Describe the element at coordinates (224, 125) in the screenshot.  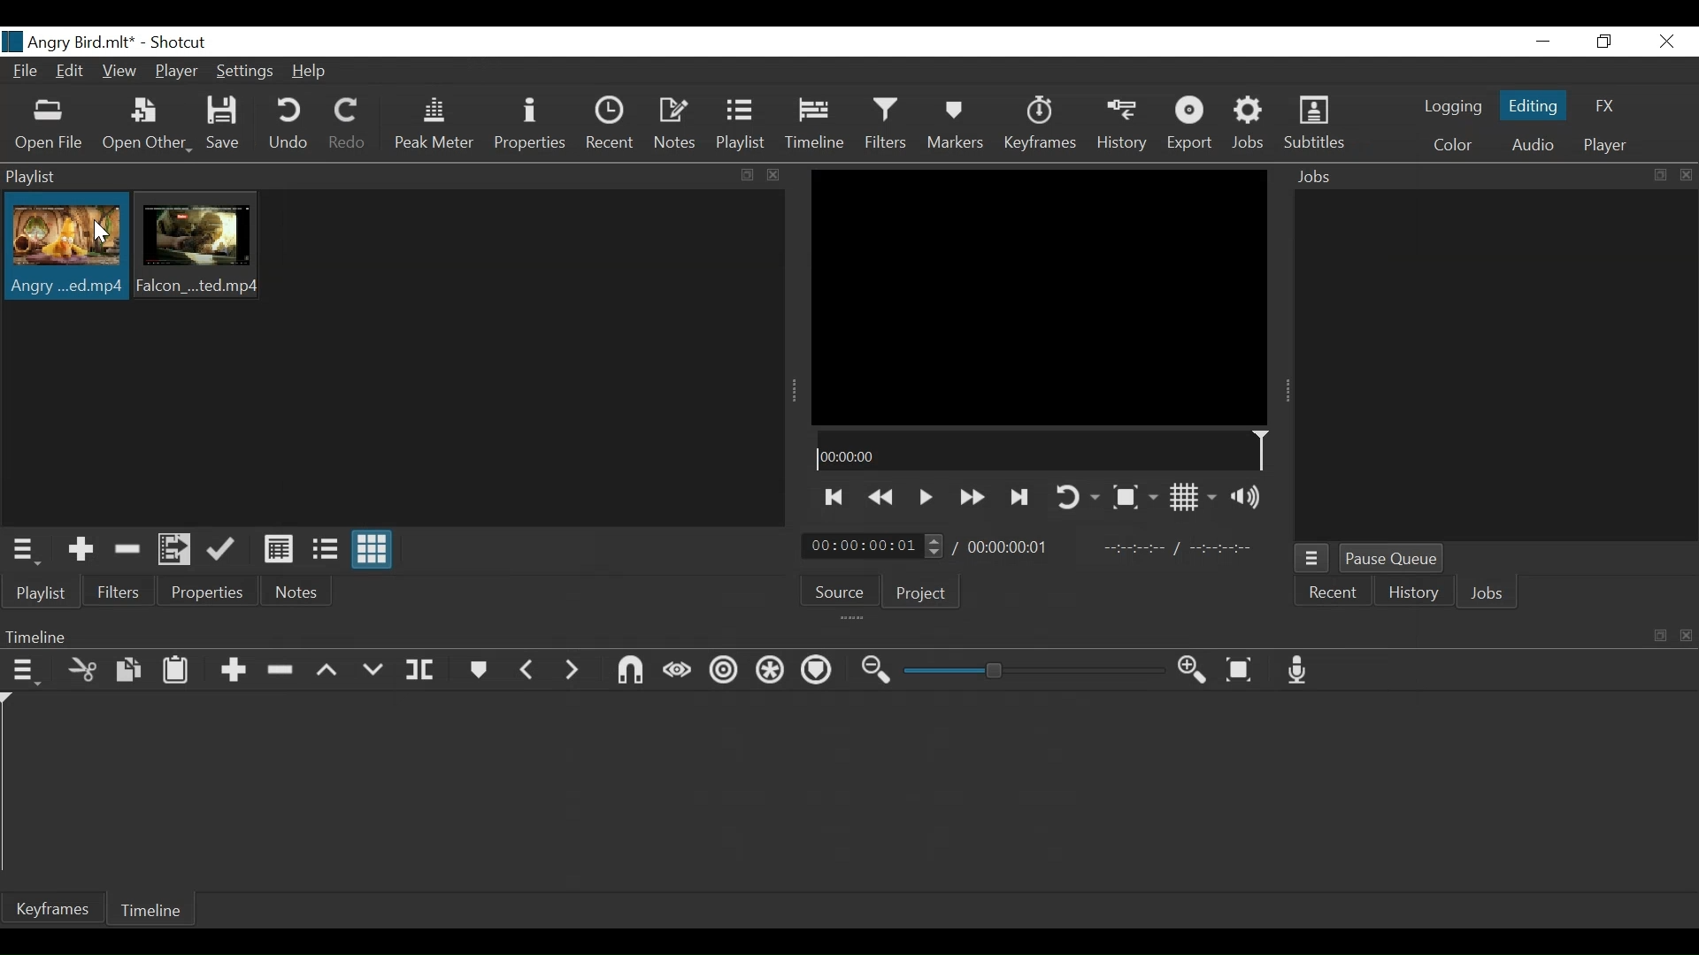
I see `Save` at that location.